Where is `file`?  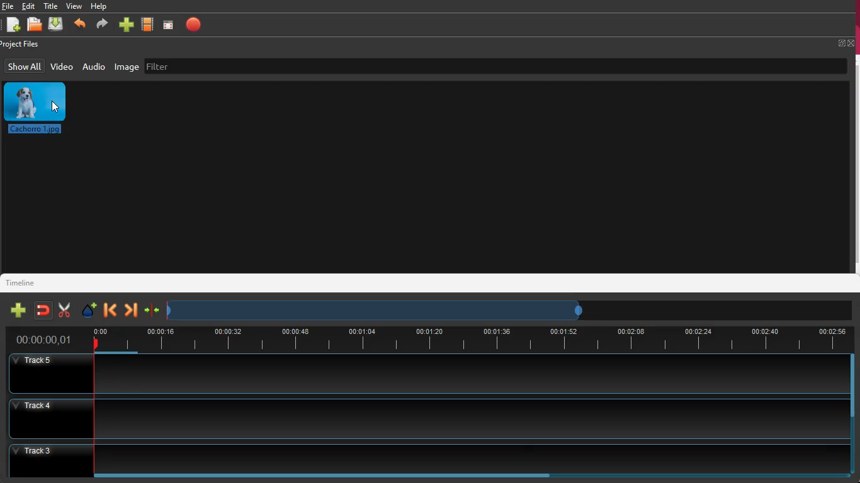 file is located at coordinates (7, 7).